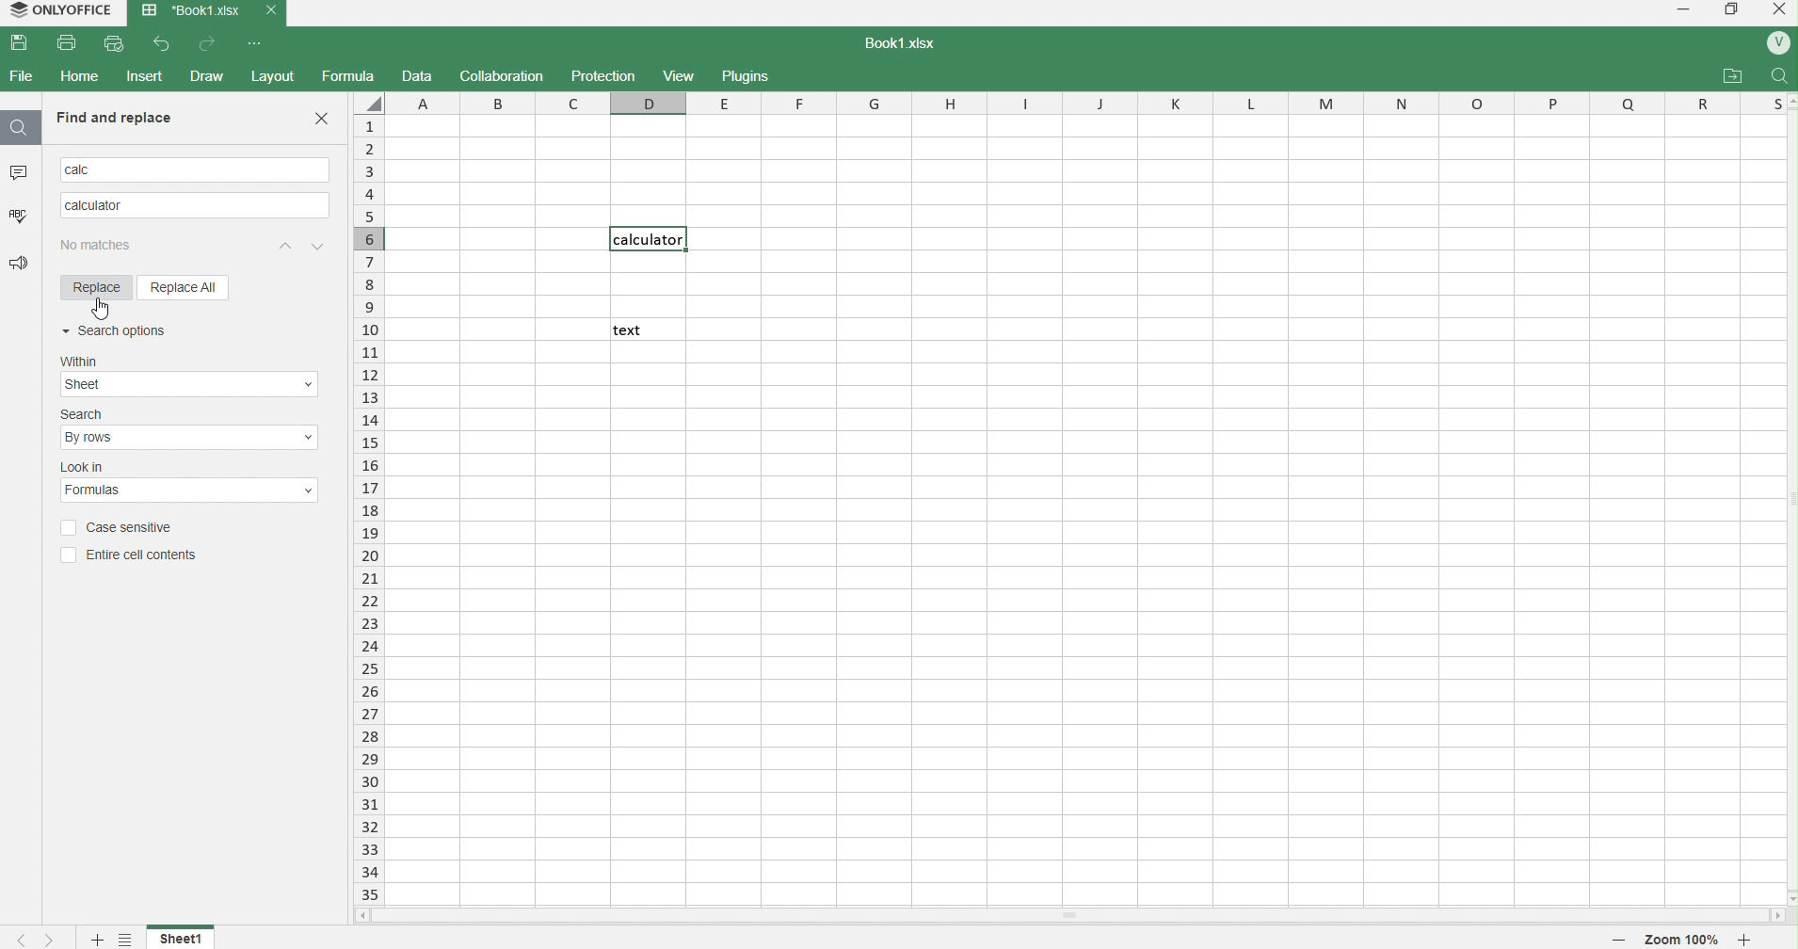 The width and height of the screenshot is (1798, 949). What do you see at coordinates (148, 76) in the screenshot?
I see `insert` at bounding box center [148, 76].